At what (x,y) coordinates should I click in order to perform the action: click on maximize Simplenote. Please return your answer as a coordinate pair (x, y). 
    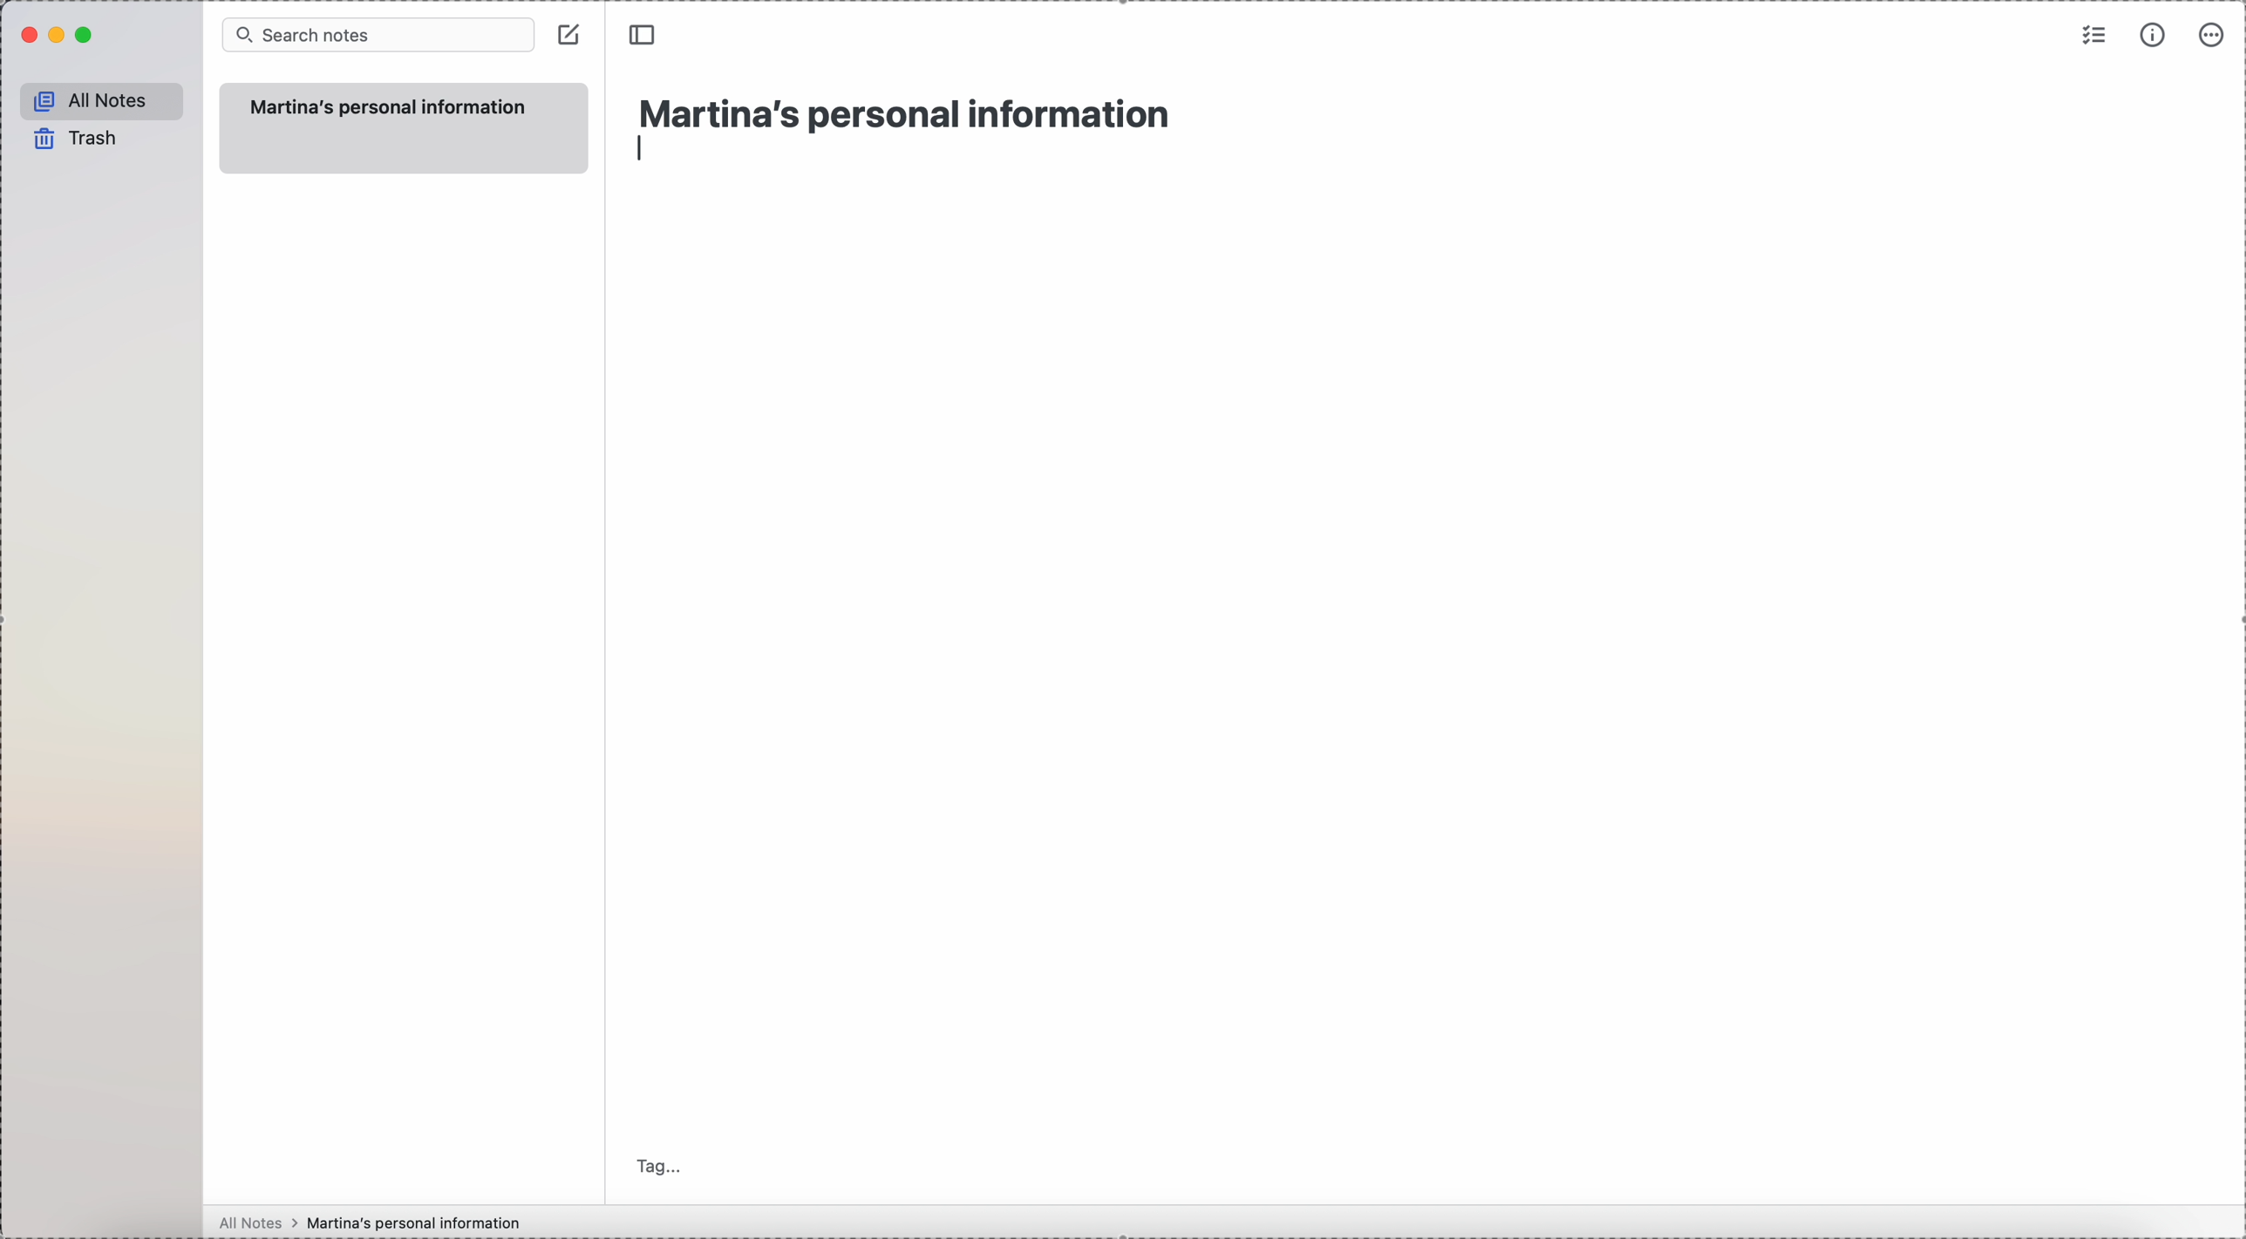
    Looking at the image, I should click on (85, 36).